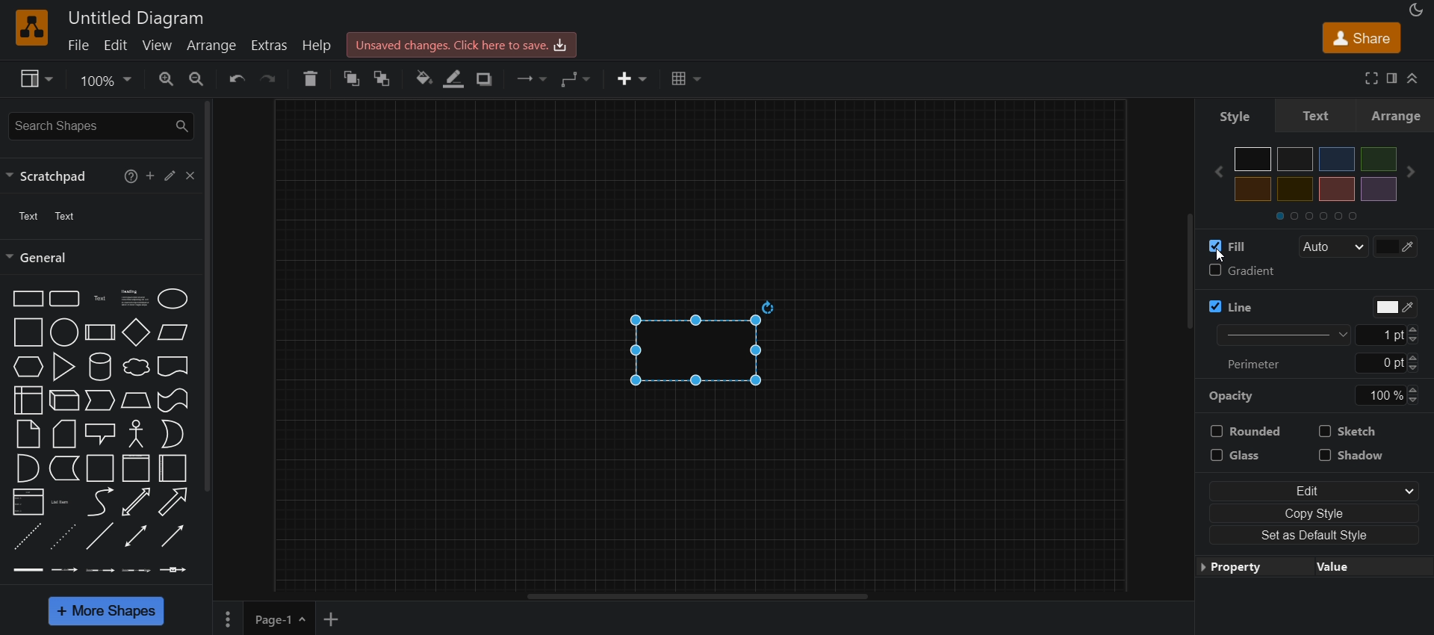 The height and width of the screenshot is (635, 1434). What do you see at coordinates (102, 332) in the screenshot?
I see `process` at bounding box center [102, 332].